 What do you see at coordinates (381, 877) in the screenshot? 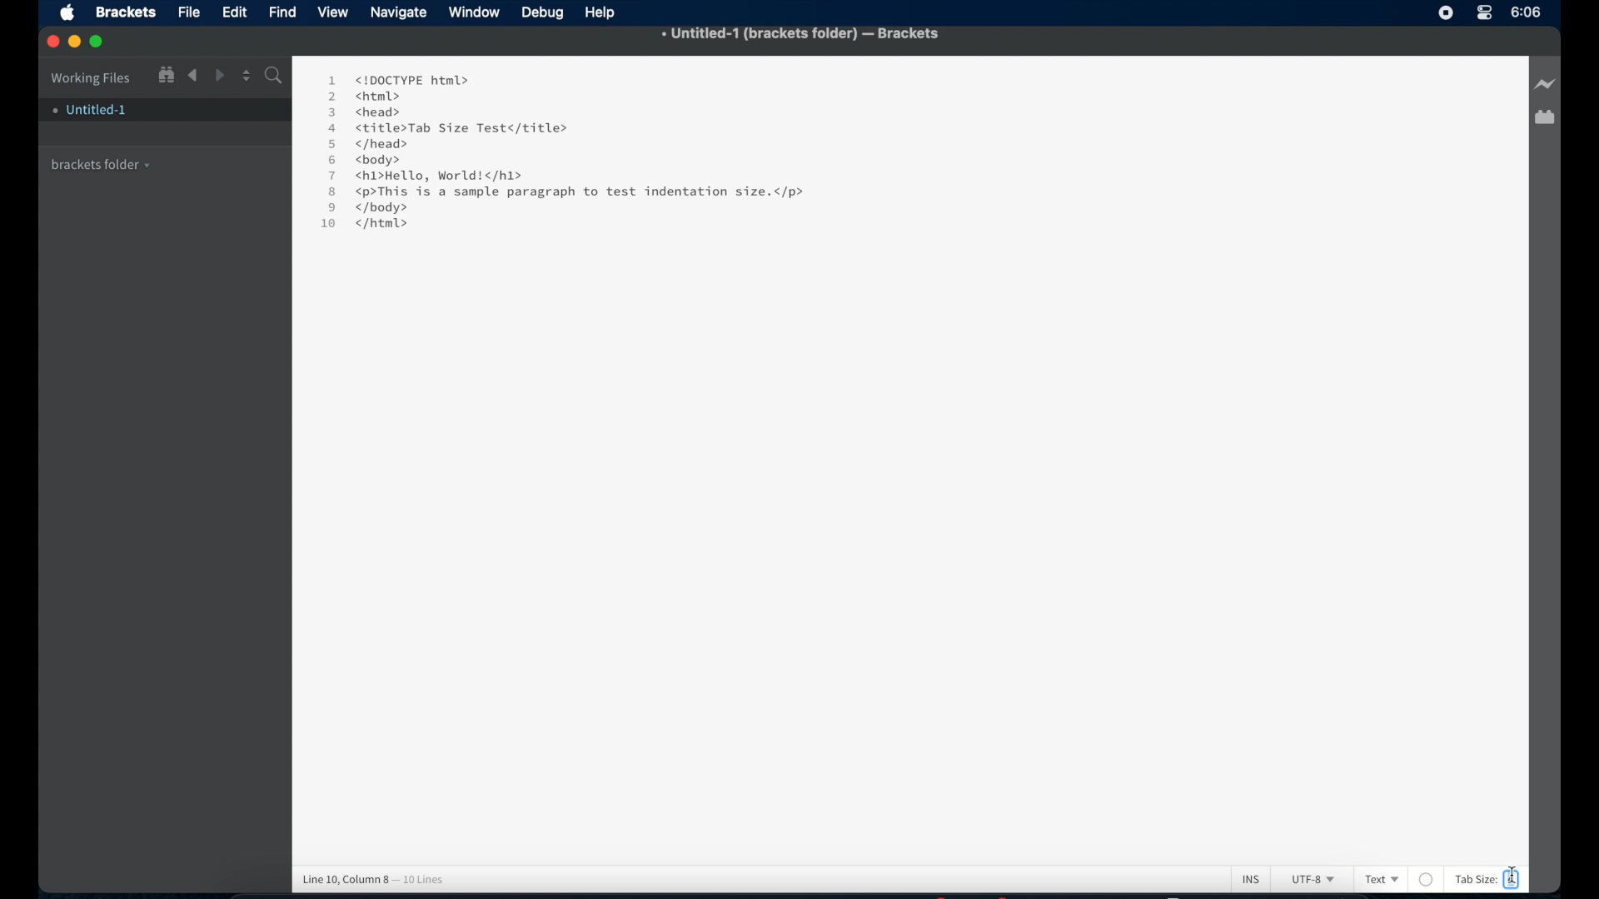
I see `Line 10, Column 8-10 Lines` at bounding box center [381, 877].